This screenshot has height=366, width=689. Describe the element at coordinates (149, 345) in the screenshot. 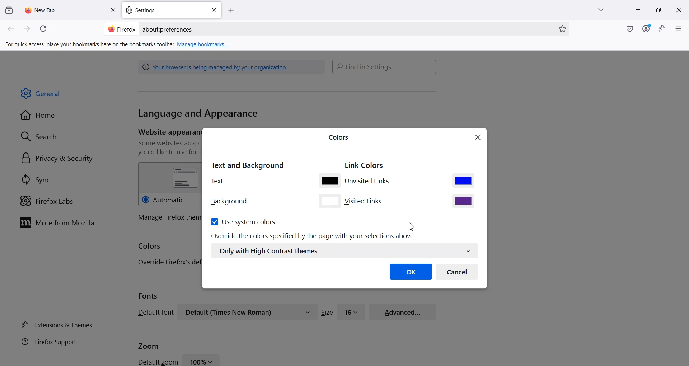

I see `Zoom` at that location.